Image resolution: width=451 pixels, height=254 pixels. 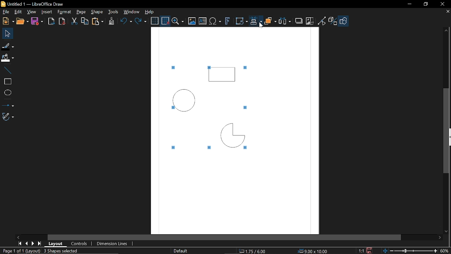 I want to click on Curves and polygons, so click(x=8, y=117).